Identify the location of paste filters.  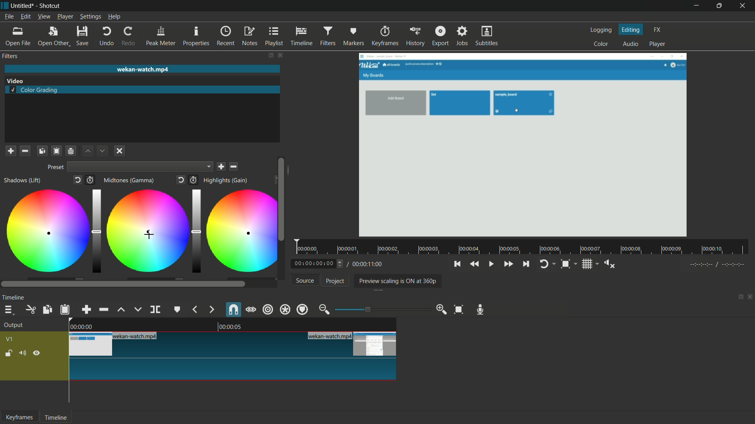
(56, 152).